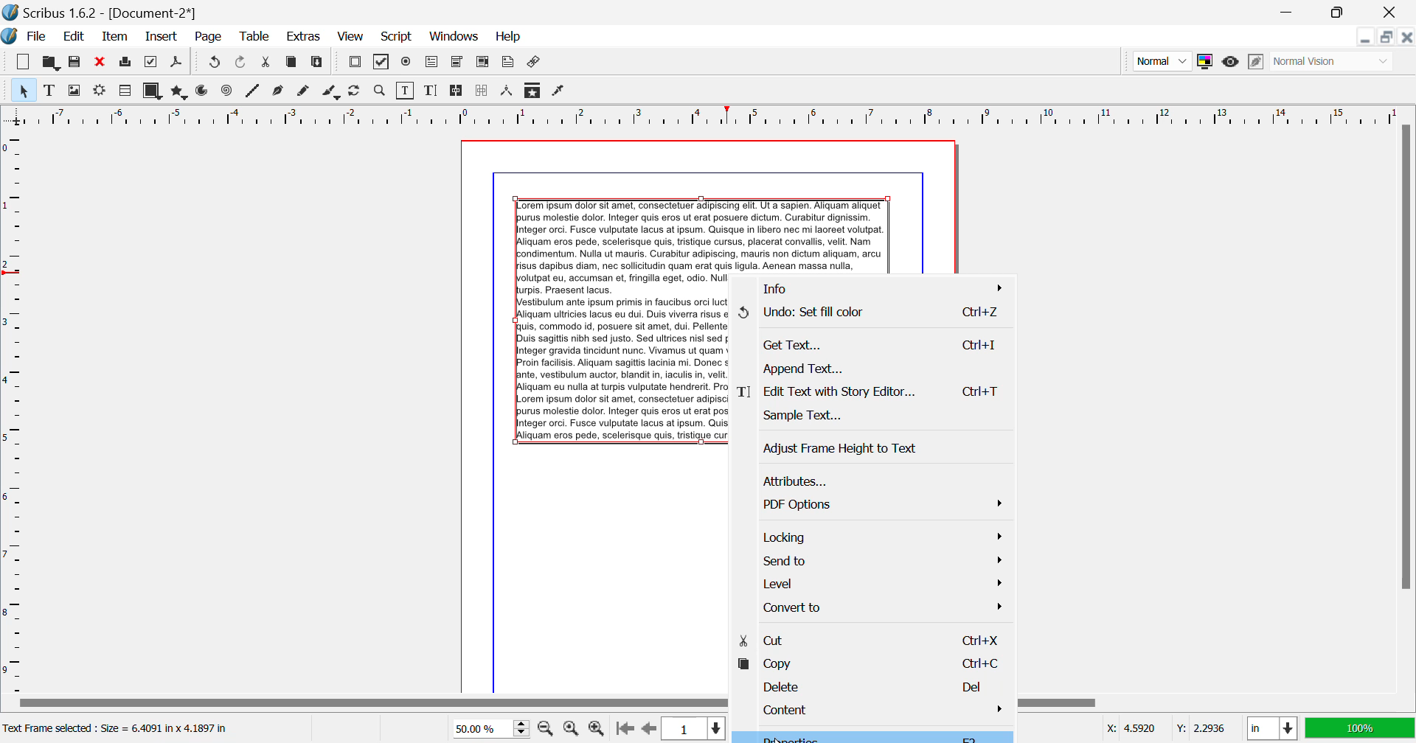 This screenshot has width=1416, height=743. Describe the element at coordinates (875, 392) in the screenshot. I see `Edit Text with Story Editor` at that location.